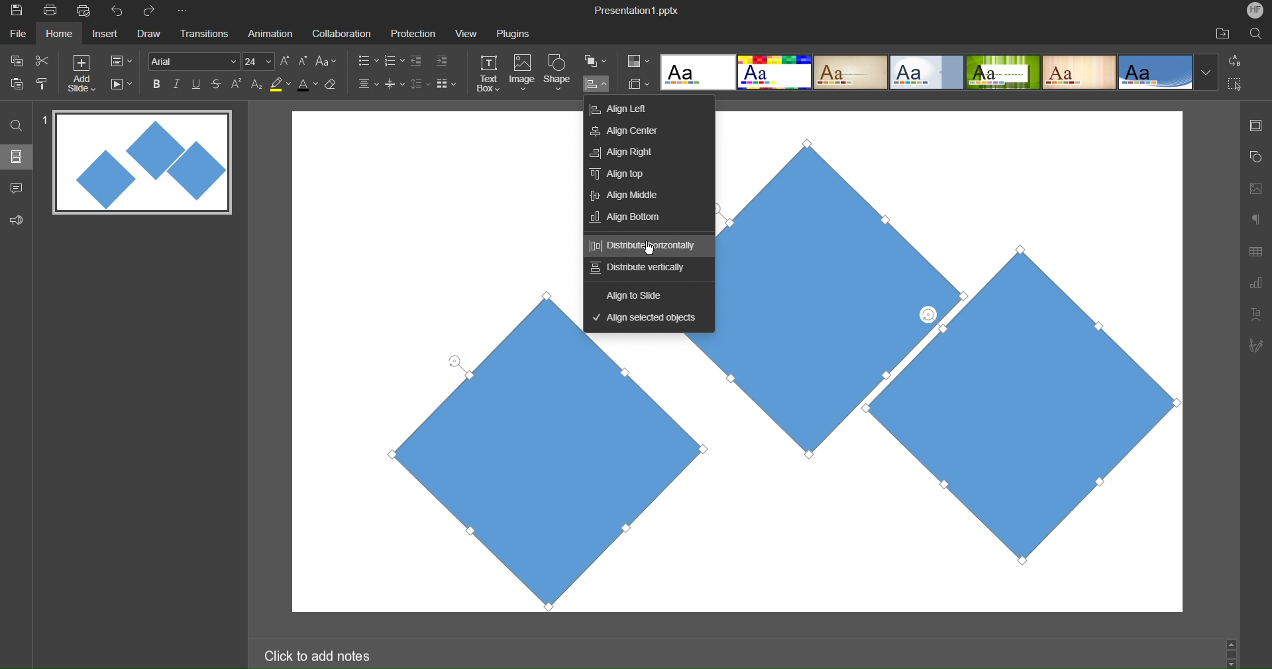 This screenshot has height=669, width=1272. Describe the element at coordinates (16, 156) in the screenshot. I see `View slides` at that location.